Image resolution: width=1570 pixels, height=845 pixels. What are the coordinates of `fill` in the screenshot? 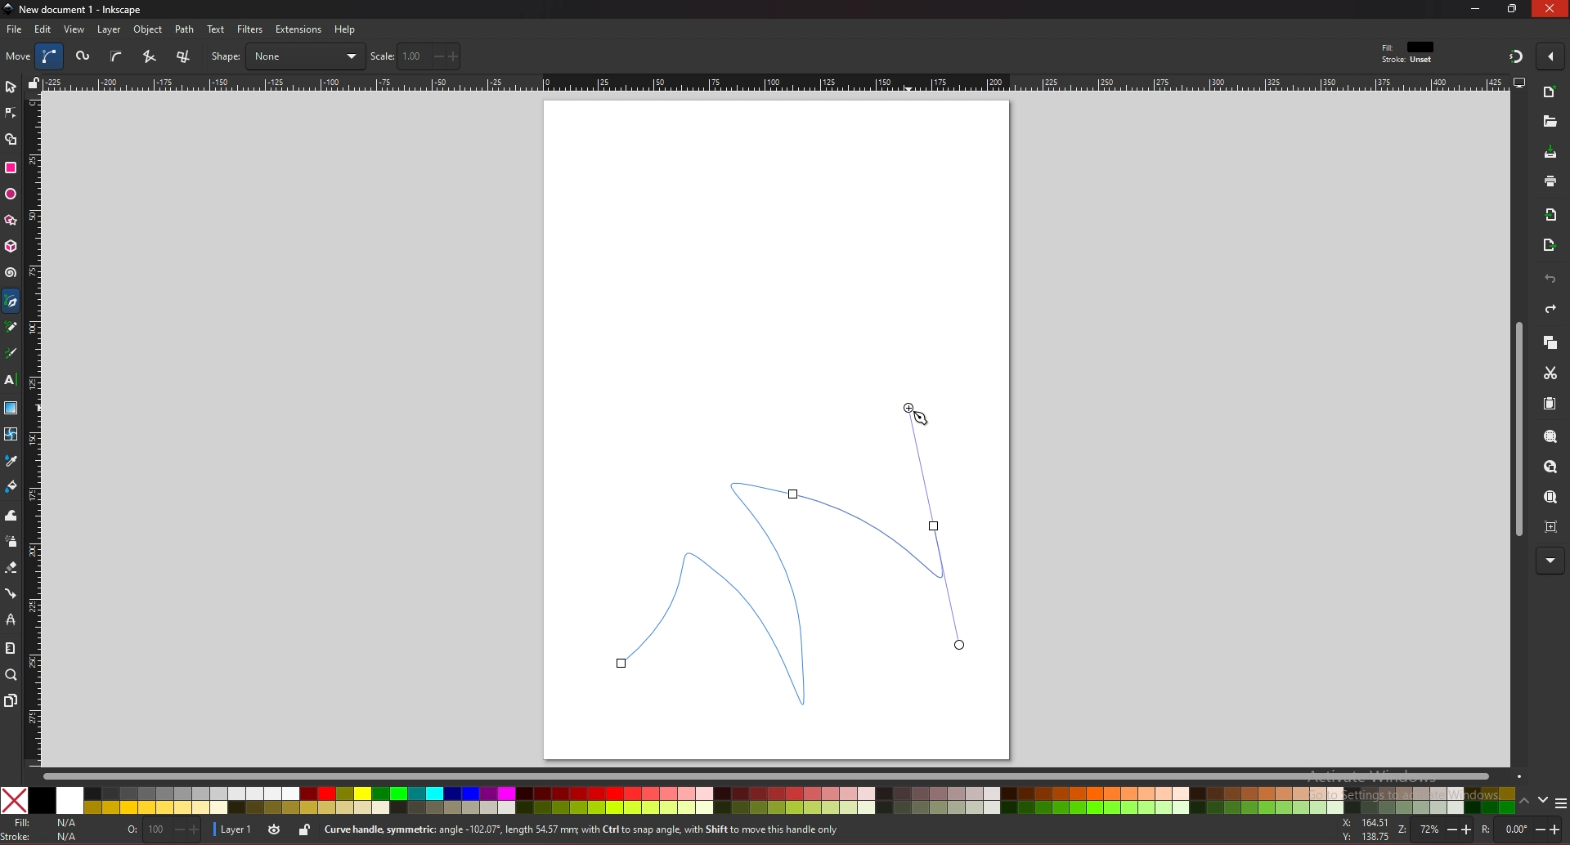 It's located at (44, 823).